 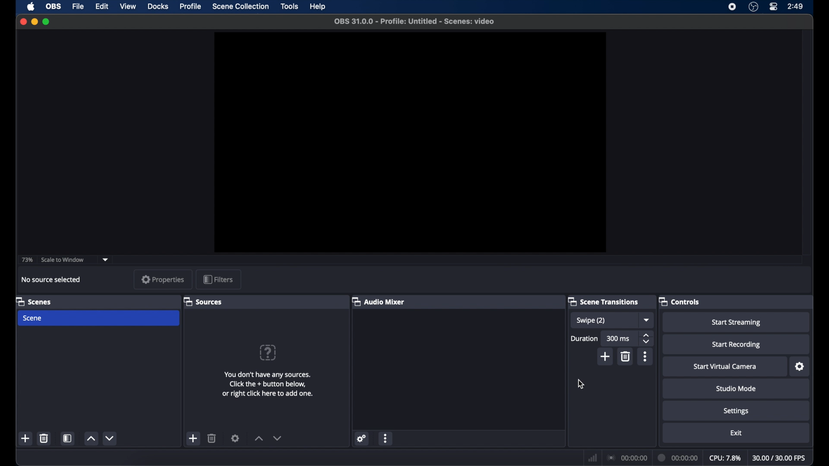 I want to click on moreoptions, so click(x=645, y=356).